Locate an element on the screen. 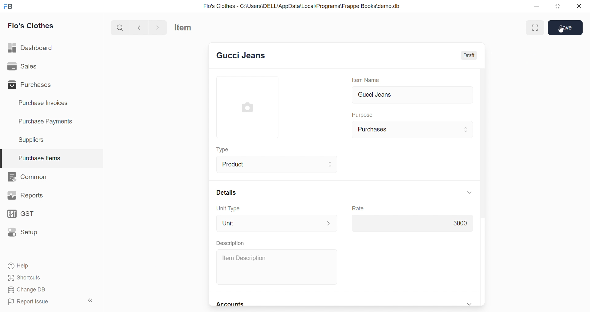 This screenshot has width=590, height=312. Item Description is located at coordinates (278, 267).